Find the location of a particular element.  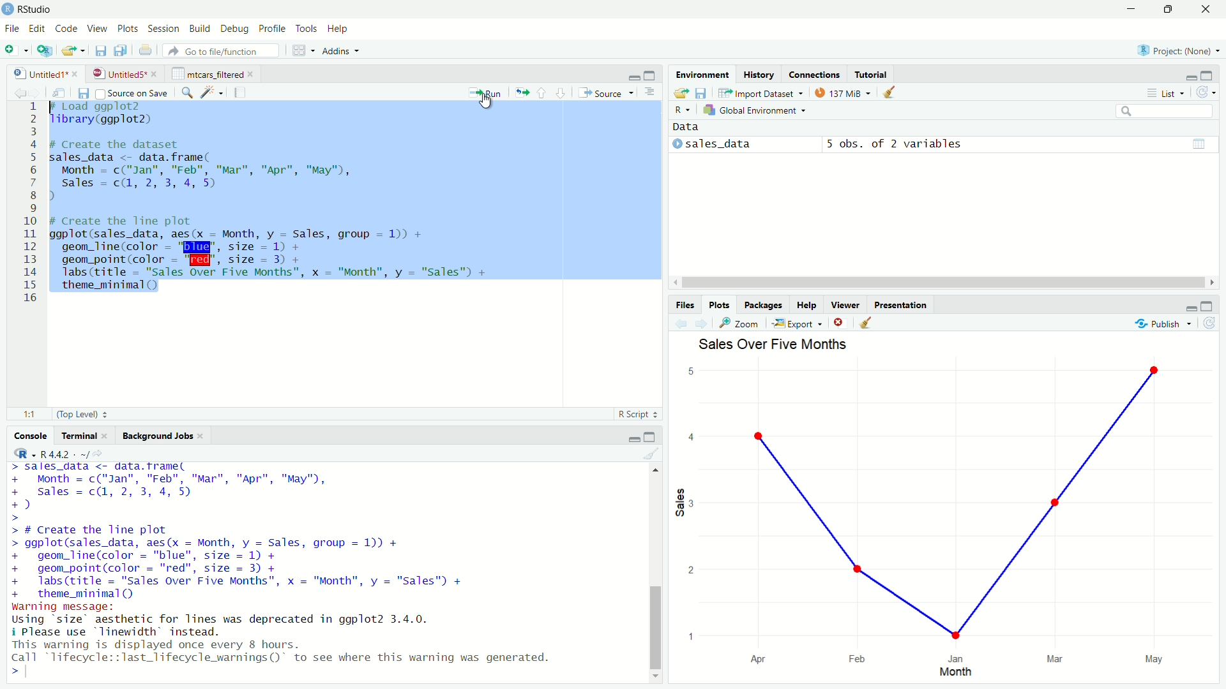

plots is located at coordinates (130, 29).